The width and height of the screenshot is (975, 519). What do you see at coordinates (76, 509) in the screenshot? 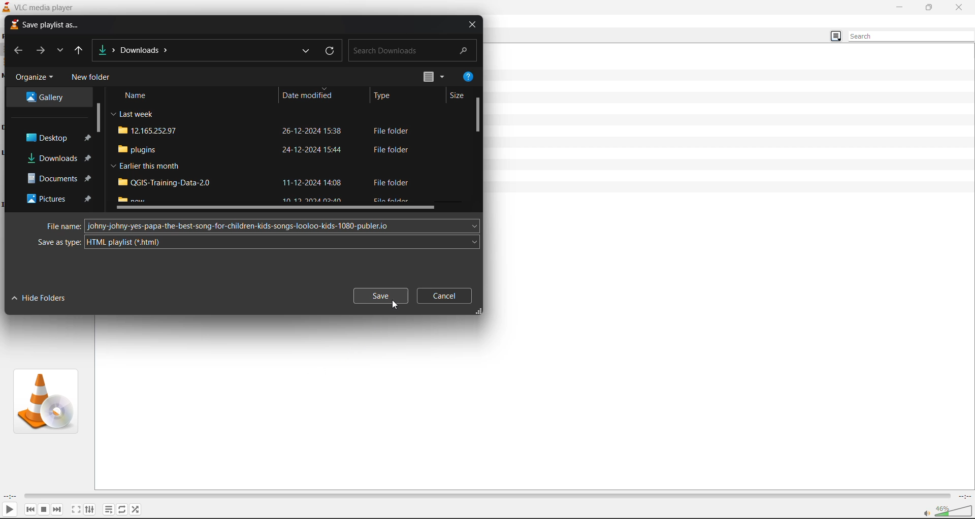
I see `fullscreen` at bounding box center [76, 509].